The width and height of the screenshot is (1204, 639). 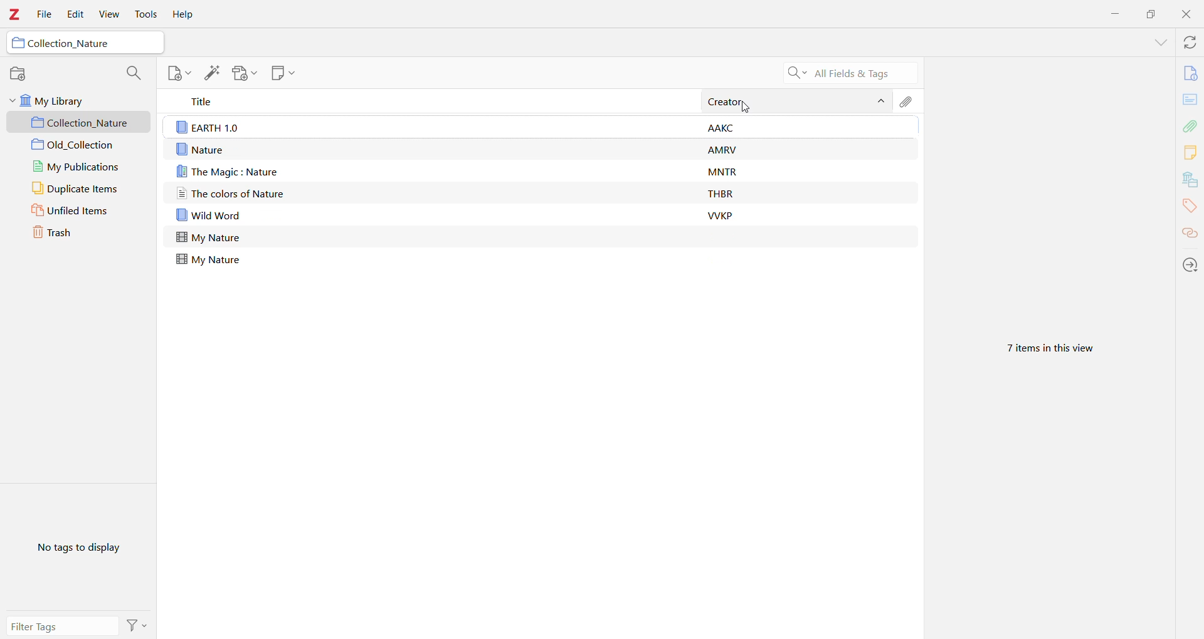 I want to click on Application Logo, so click(x=14, y=15).